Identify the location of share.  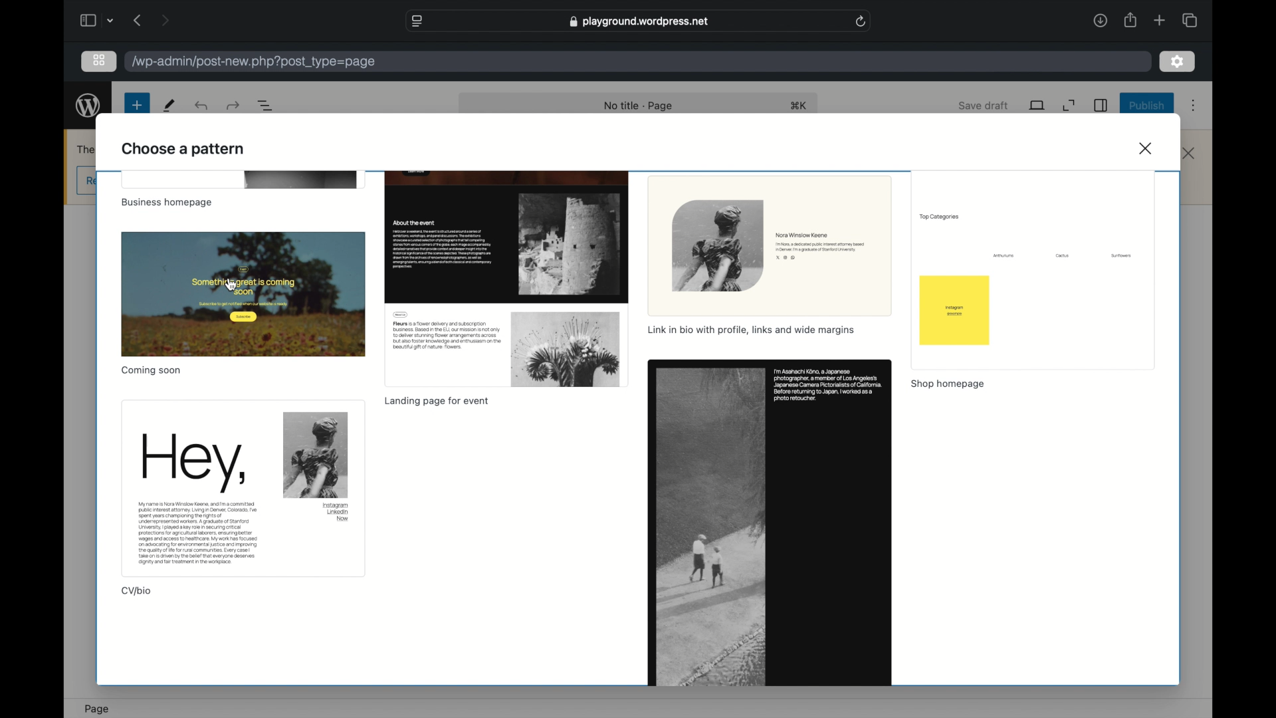
(1129, 20).